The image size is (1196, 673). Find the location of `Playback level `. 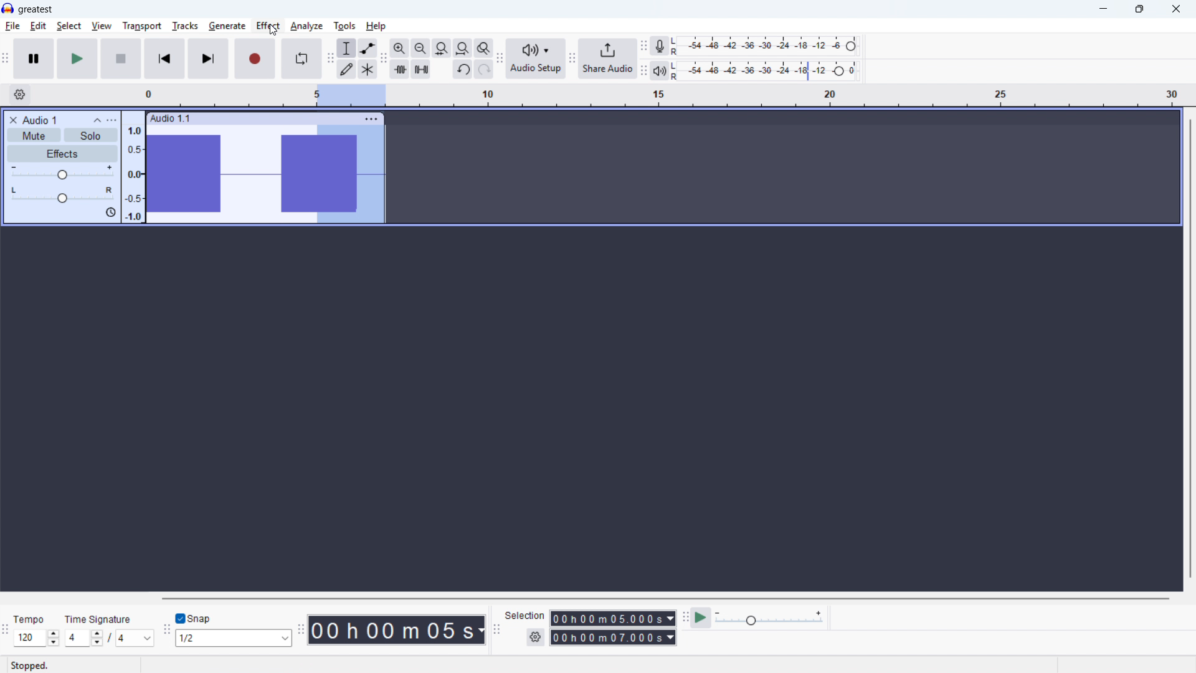

Playback level  is located at coordinates (768, 71).